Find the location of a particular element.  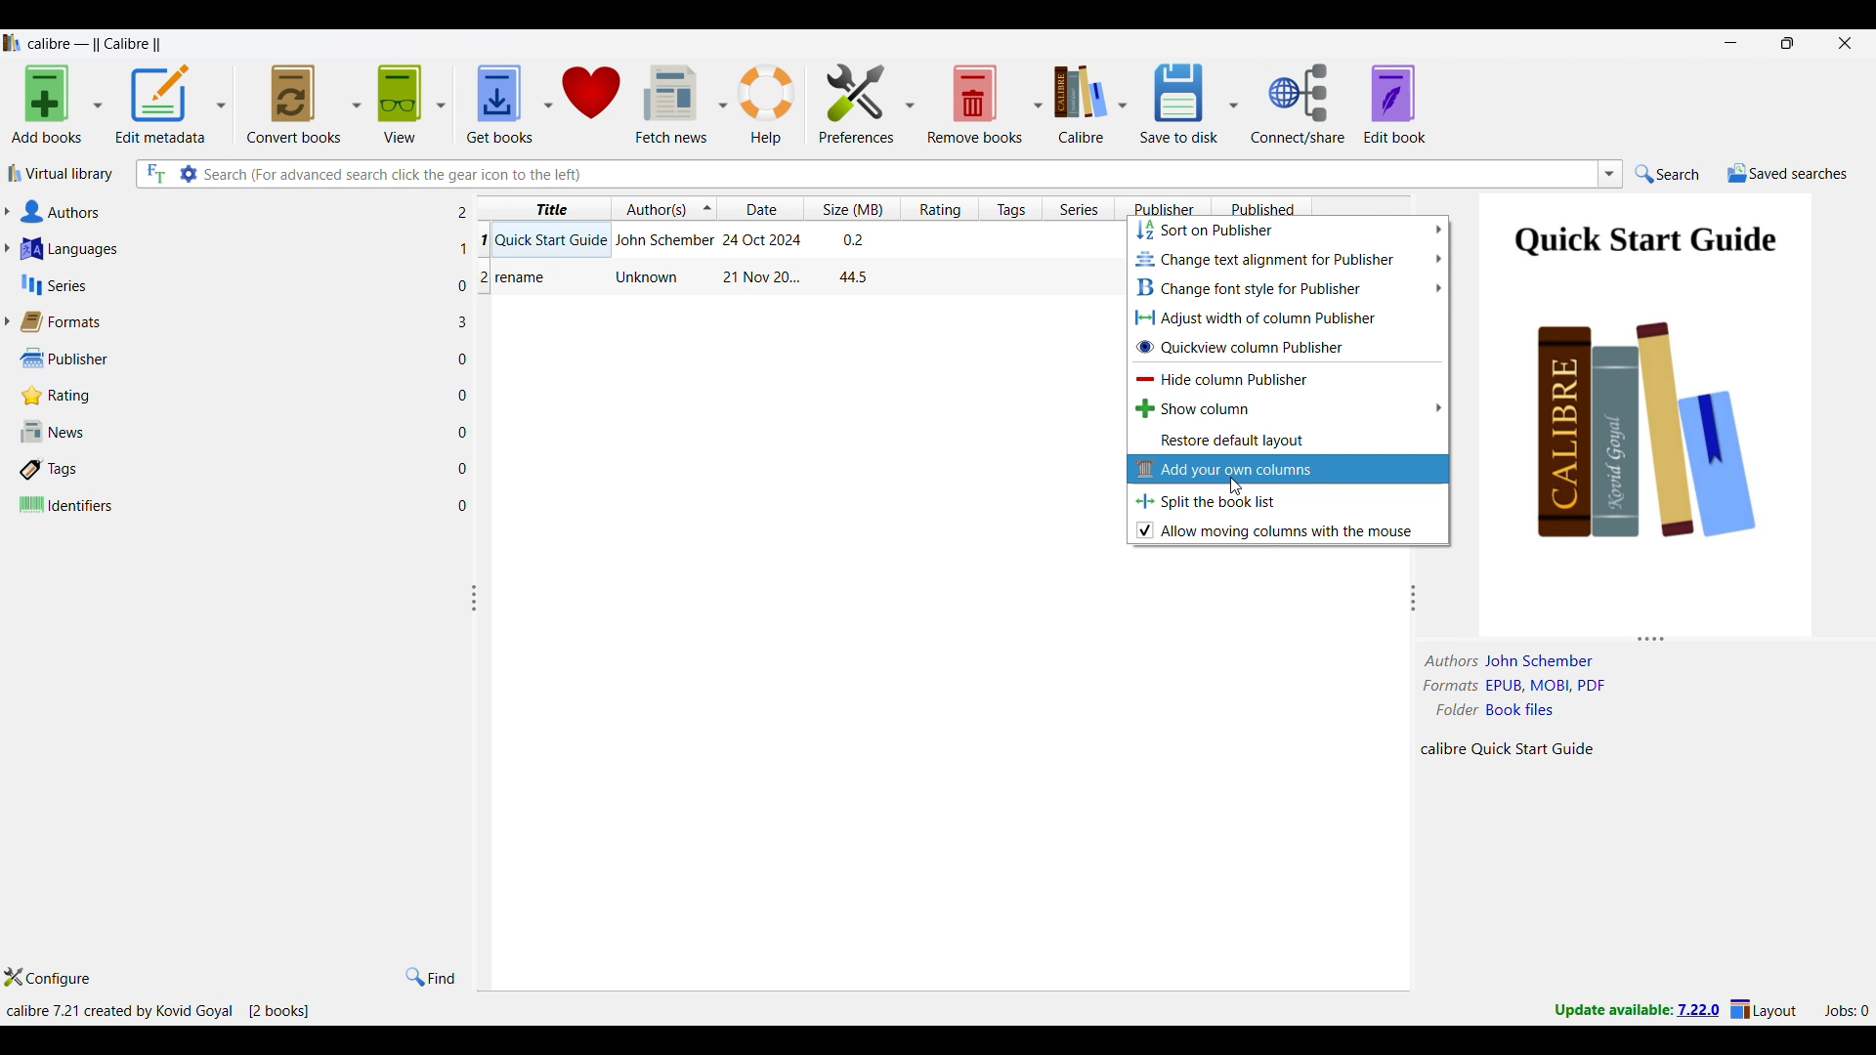

Save to disk and other save options is located at coordinates (1188, 104).